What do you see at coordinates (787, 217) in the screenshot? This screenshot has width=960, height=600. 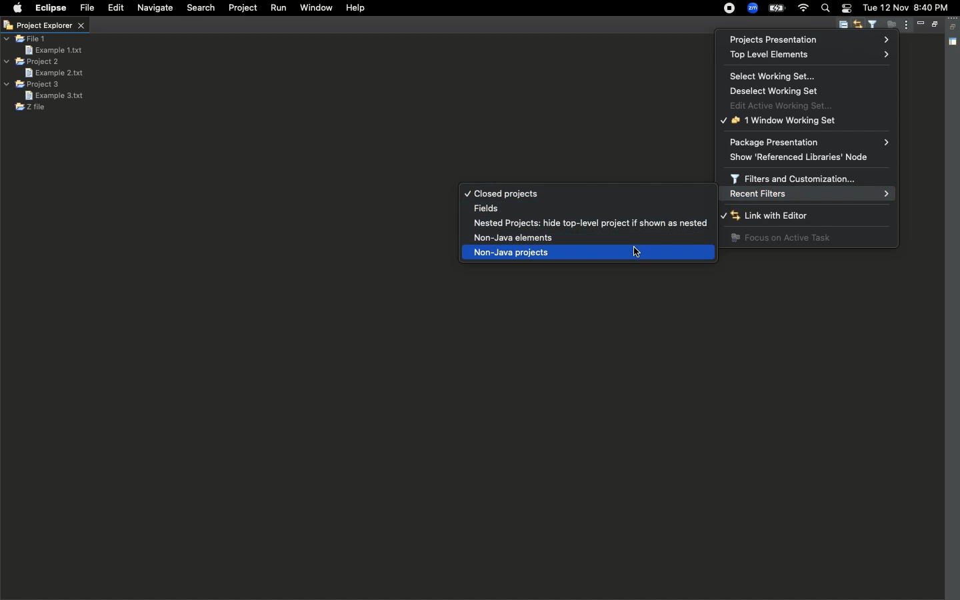 I see `Link with editor` at bounding box center [787, 217].